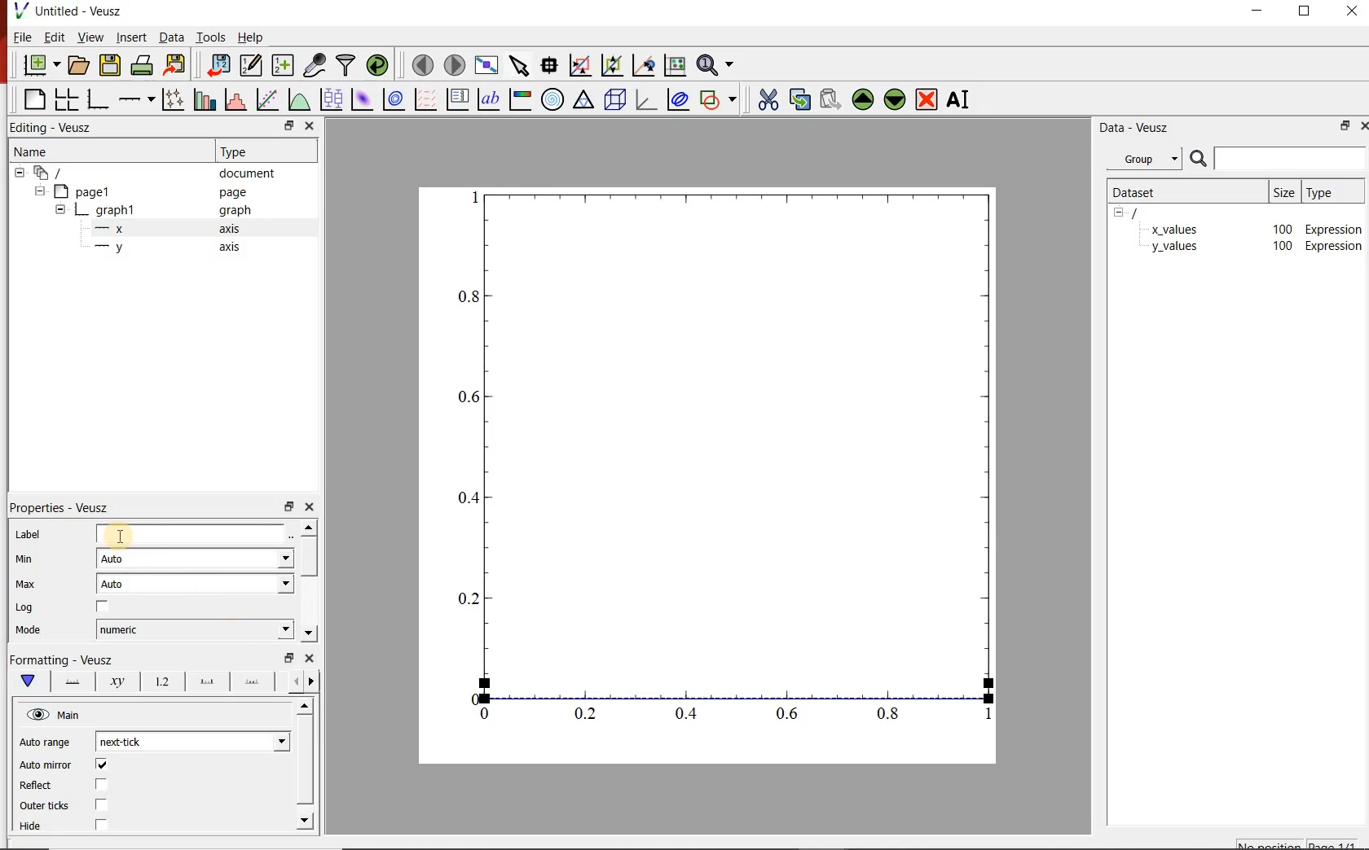  Describe the element at coordinates (42, 64) in the screenshot. I see `new document` at that location.